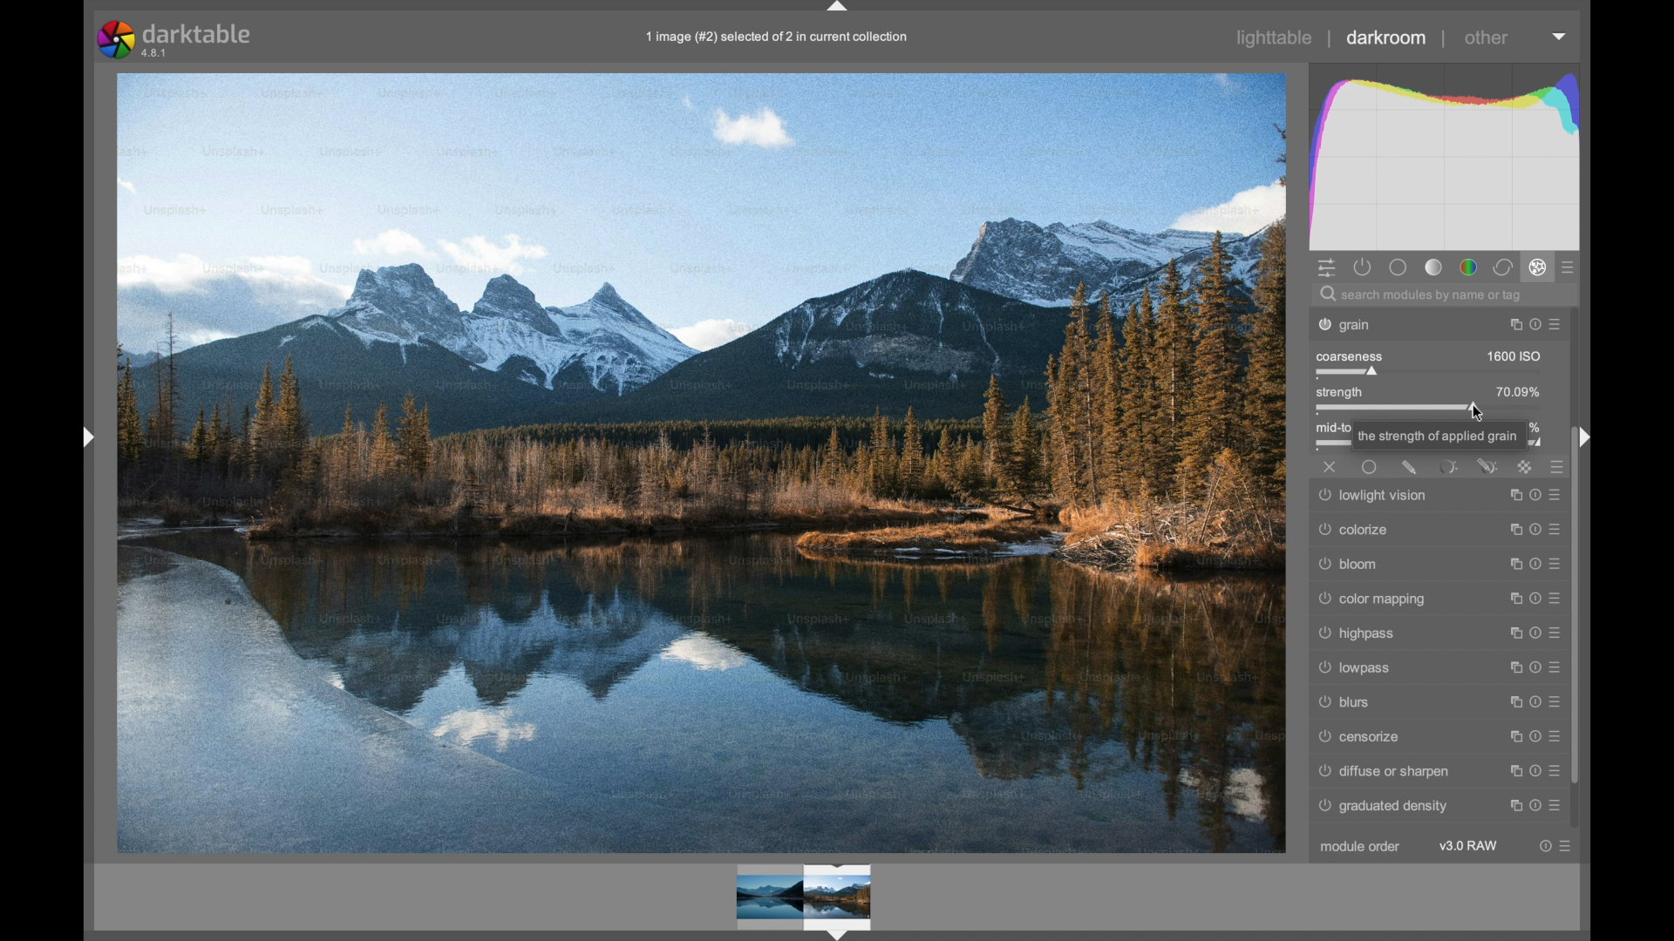 The height and width of the screenshot is (941, 1674). I want to click on search modules by name or tag, so click(1421, 294).